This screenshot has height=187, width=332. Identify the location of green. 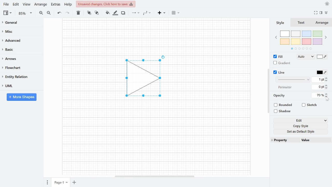
(318, 34).